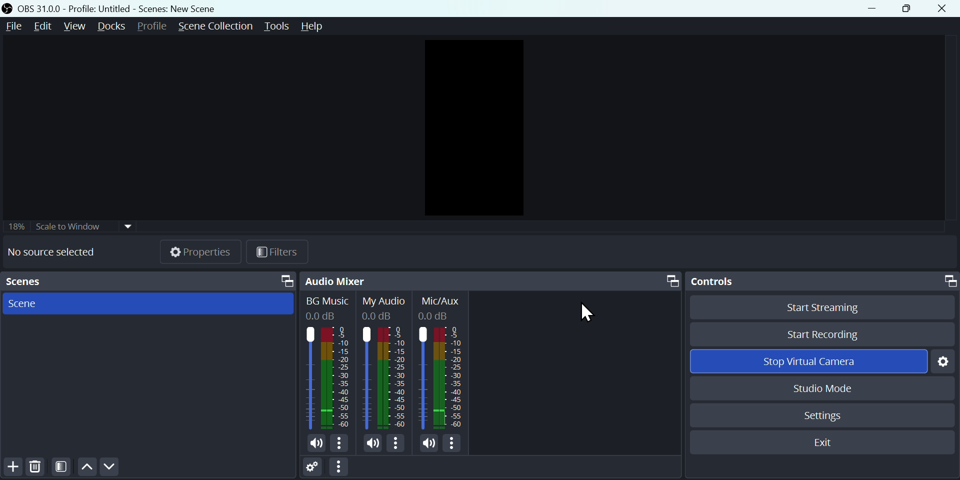  What do you see at coordinates (148, 282) in the screenshot?
I see `scenes` at bounding box center [148, 282].